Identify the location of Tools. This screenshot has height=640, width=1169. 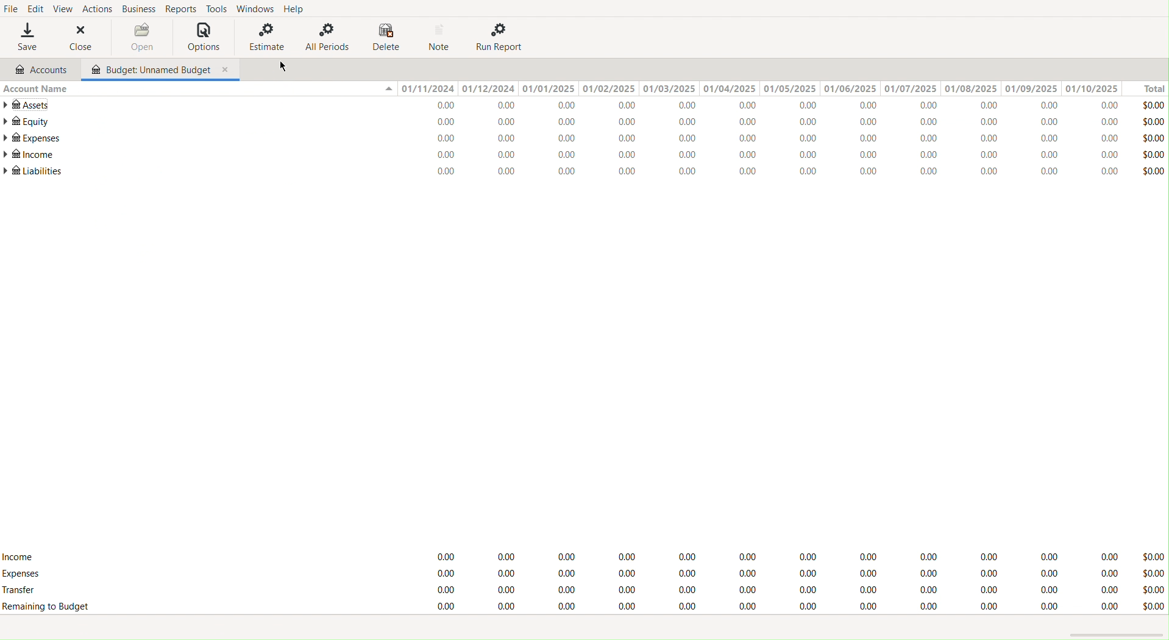
(218, 9).